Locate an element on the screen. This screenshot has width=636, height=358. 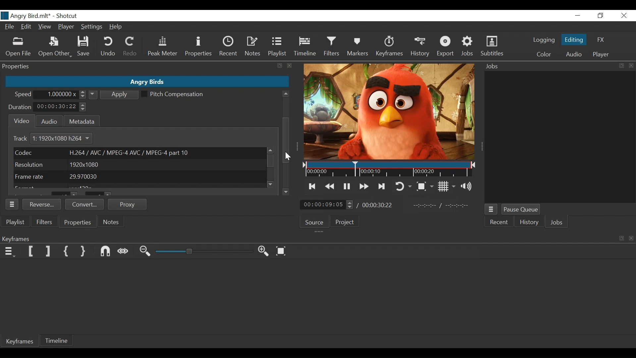
Properties Panel is located at coordinates (147, 67).